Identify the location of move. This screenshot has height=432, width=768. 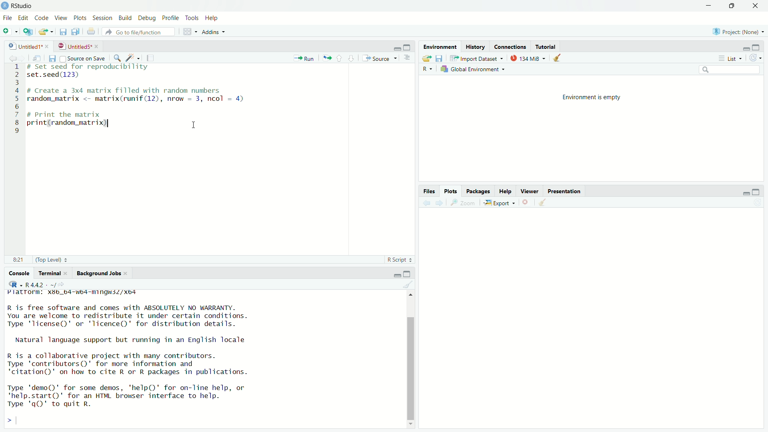
(328, 57).